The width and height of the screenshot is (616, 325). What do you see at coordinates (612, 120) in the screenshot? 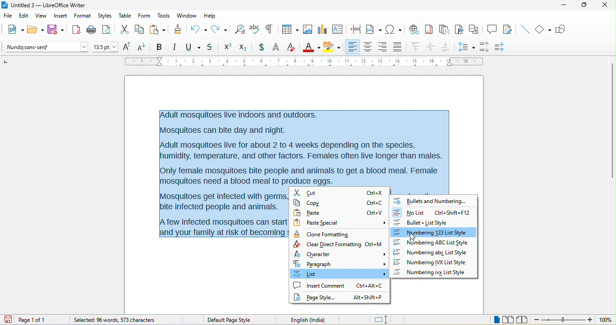
I see `vertical scroll bar` at bounding box center [612, 120].